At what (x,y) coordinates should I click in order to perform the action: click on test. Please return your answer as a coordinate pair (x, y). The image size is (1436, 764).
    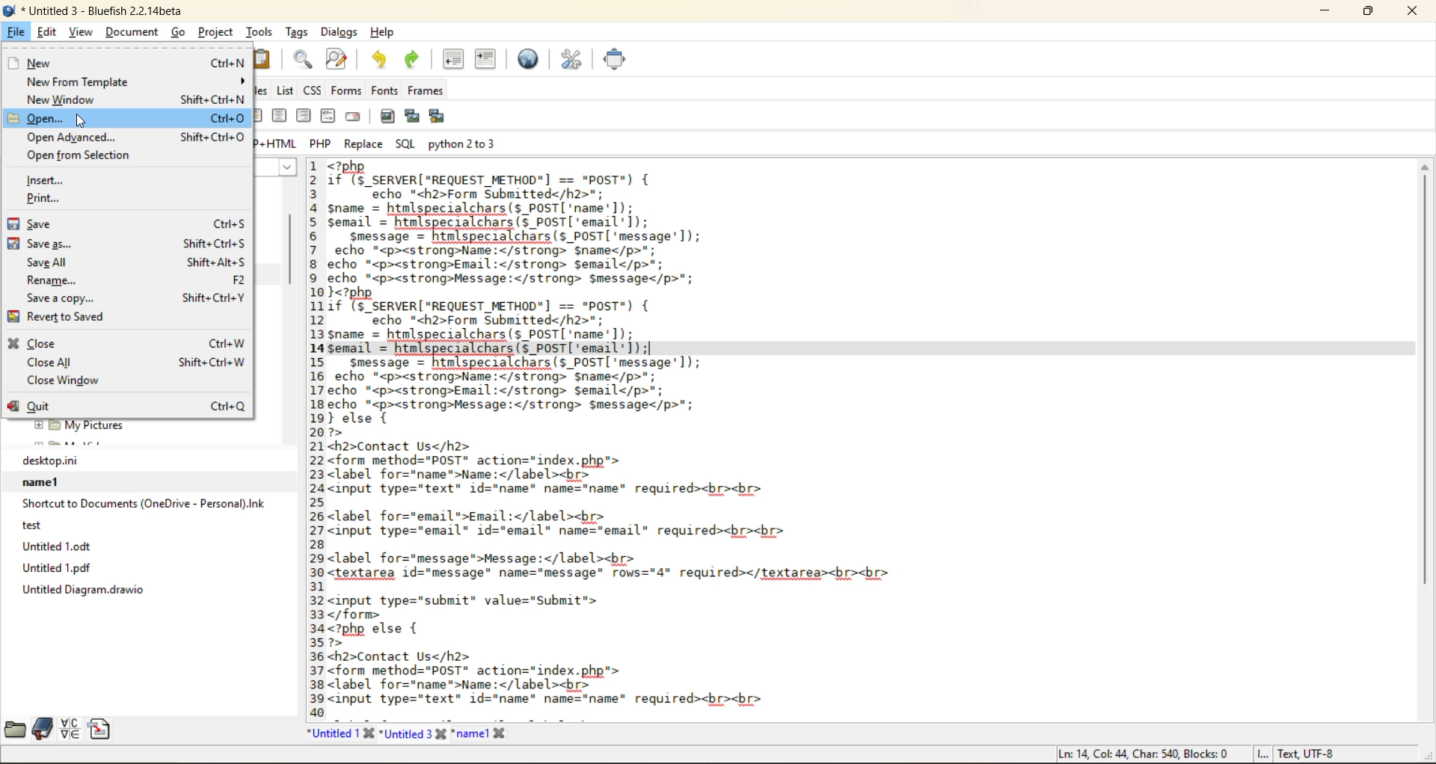
    Looking at the image, I should click on (135, 525).